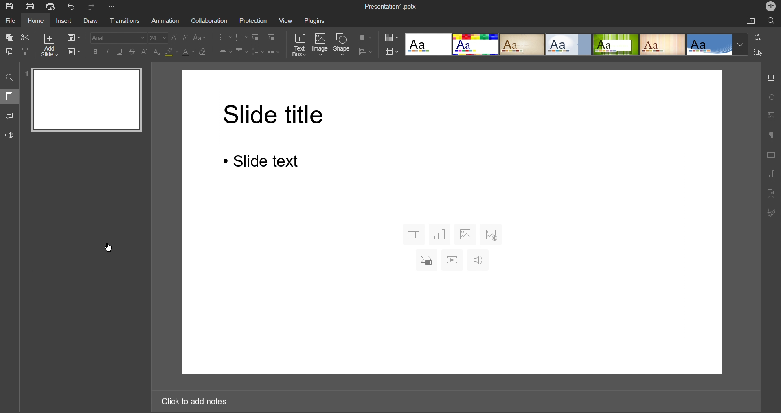  What do you see at coordinates (26, 52) in the screenshot?
I see `clone formatting` at bounding box center [26, 52].